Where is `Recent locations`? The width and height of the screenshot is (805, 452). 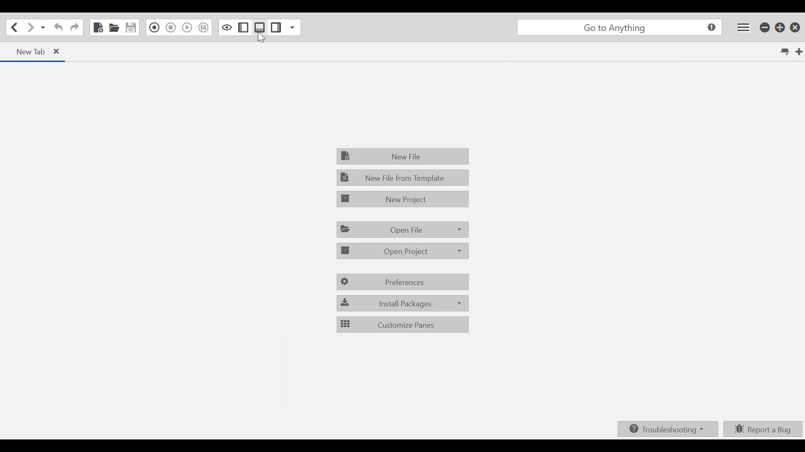 Recent locations is located at coordinates (43, 27).